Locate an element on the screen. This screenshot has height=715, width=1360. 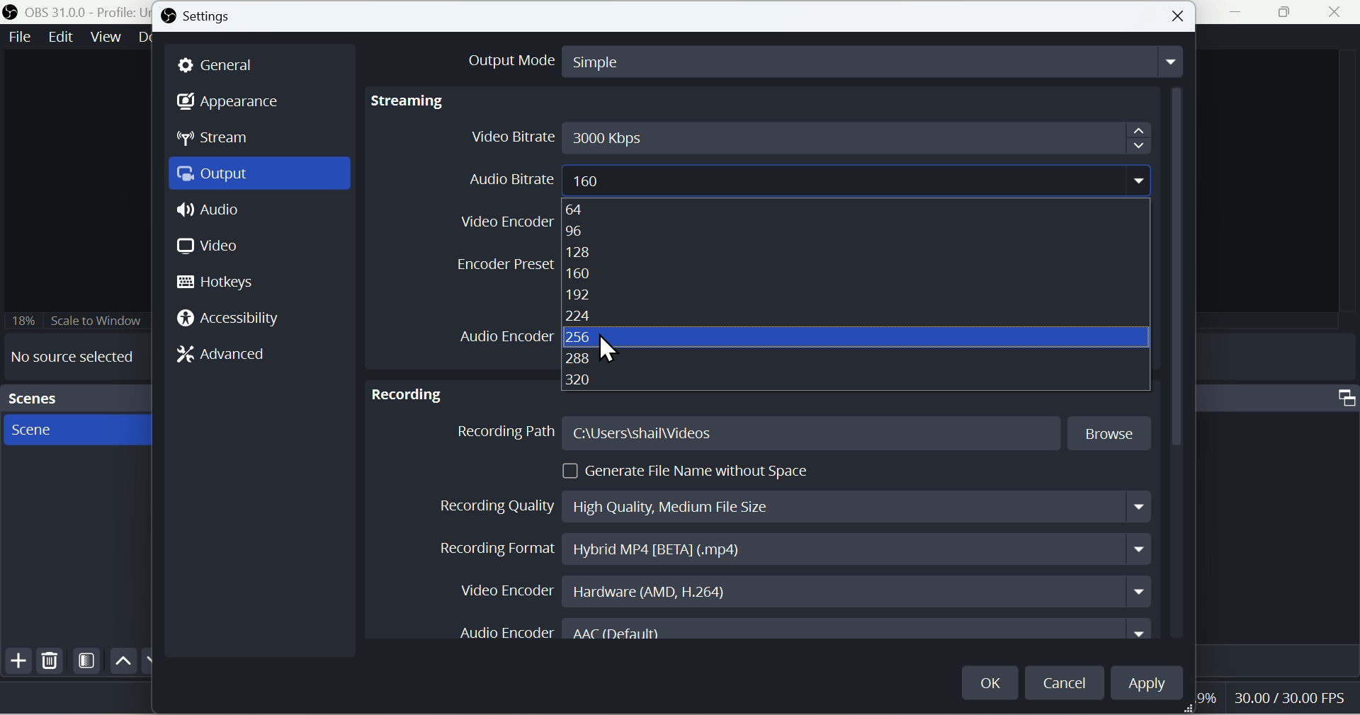
Recording Format is located at coordinates (789, 549).